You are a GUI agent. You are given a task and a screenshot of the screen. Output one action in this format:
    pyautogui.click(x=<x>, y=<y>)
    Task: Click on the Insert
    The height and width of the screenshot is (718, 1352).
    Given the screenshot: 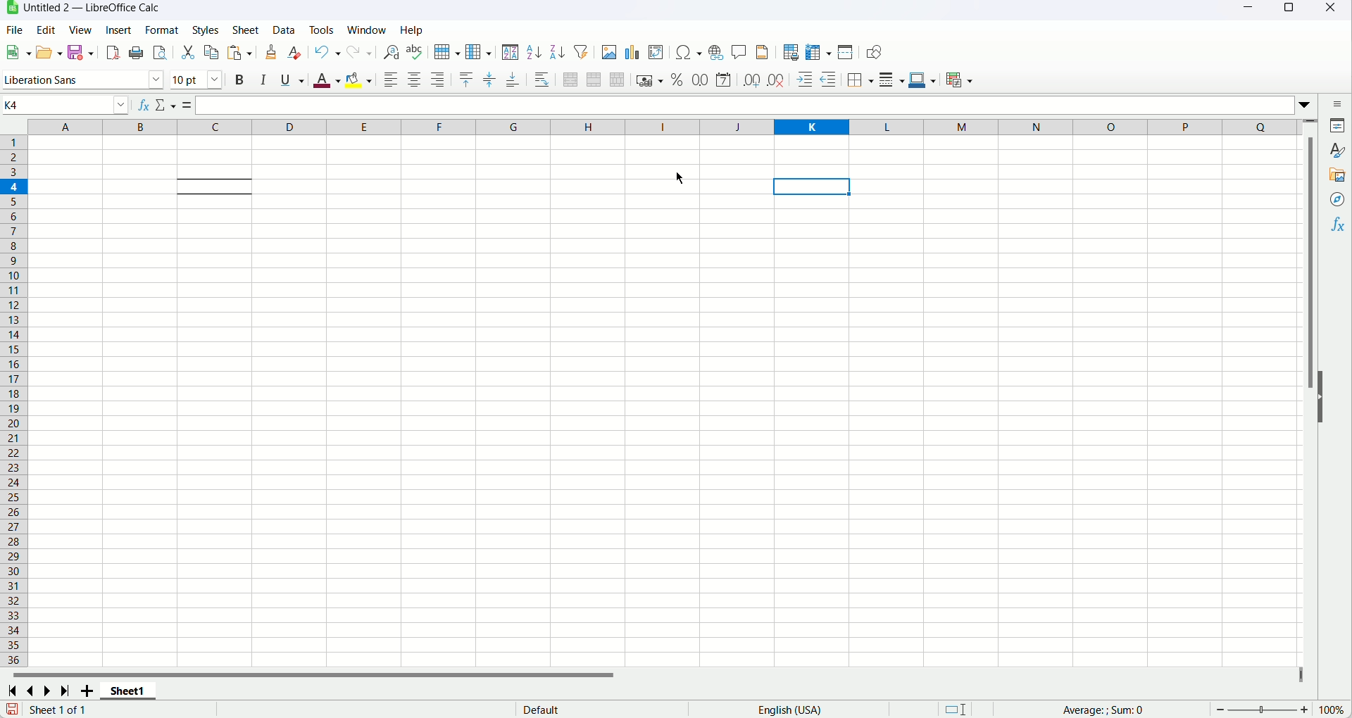 What is the action you would take?
    pyautogui.click(x=118, y=30)
    